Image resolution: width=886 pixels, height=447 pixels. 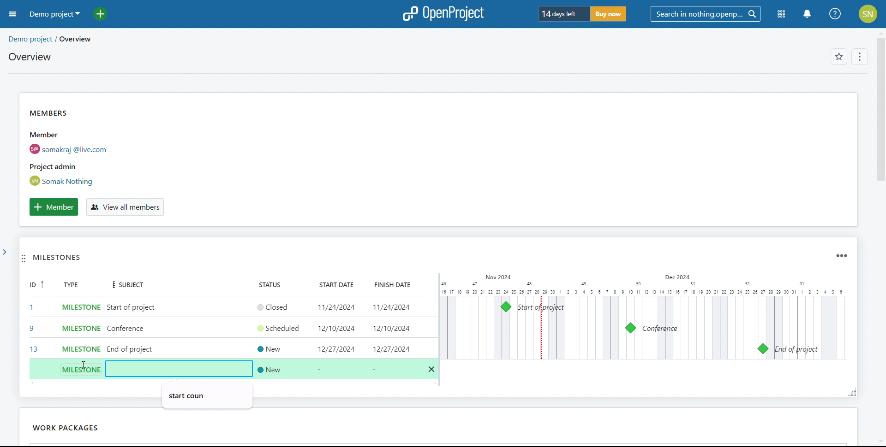 I want to click on help, so click(x=836, y=14).